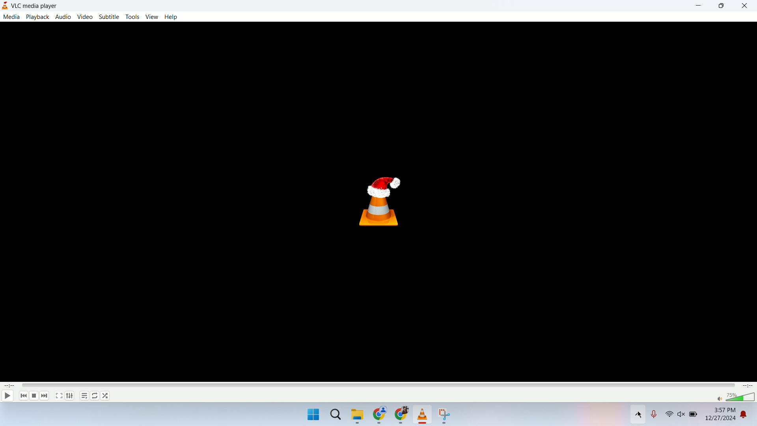  I want to click on mouse cursor, so click(639, 415).